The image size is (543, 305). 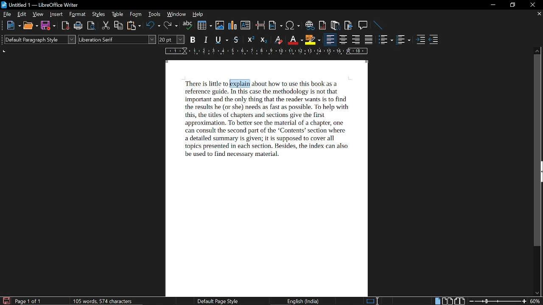 What do you see at coordinates (176, 15) in the screenshot?
I see `window` at bounding box center [176, 15].